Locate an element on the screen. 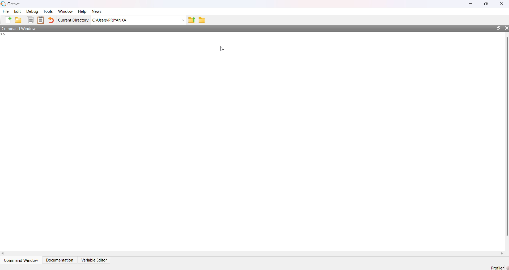 The width and height of the screenshot is (509, 270). redo is located at coordinates (52, 20).